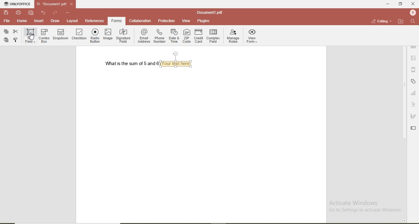  I want to click on radio button, so click(95, 35).